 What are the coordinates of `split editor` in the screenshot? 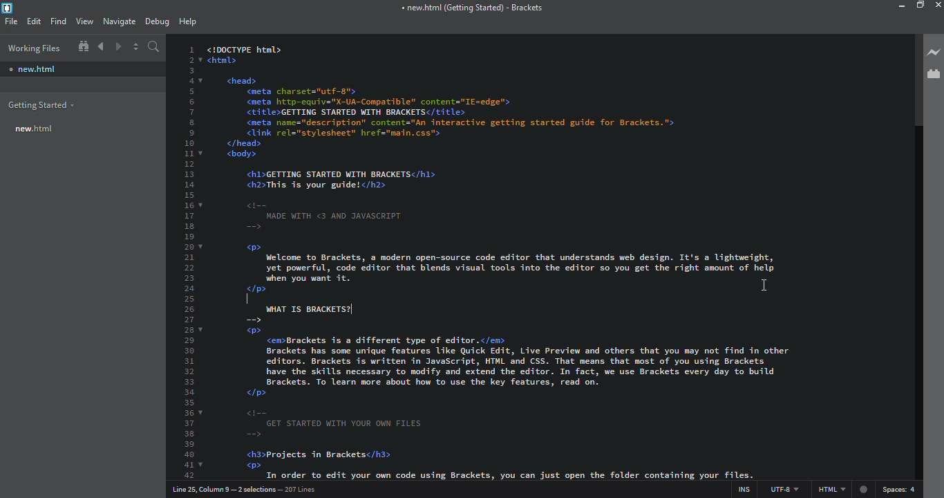 It's located at (136, 47).